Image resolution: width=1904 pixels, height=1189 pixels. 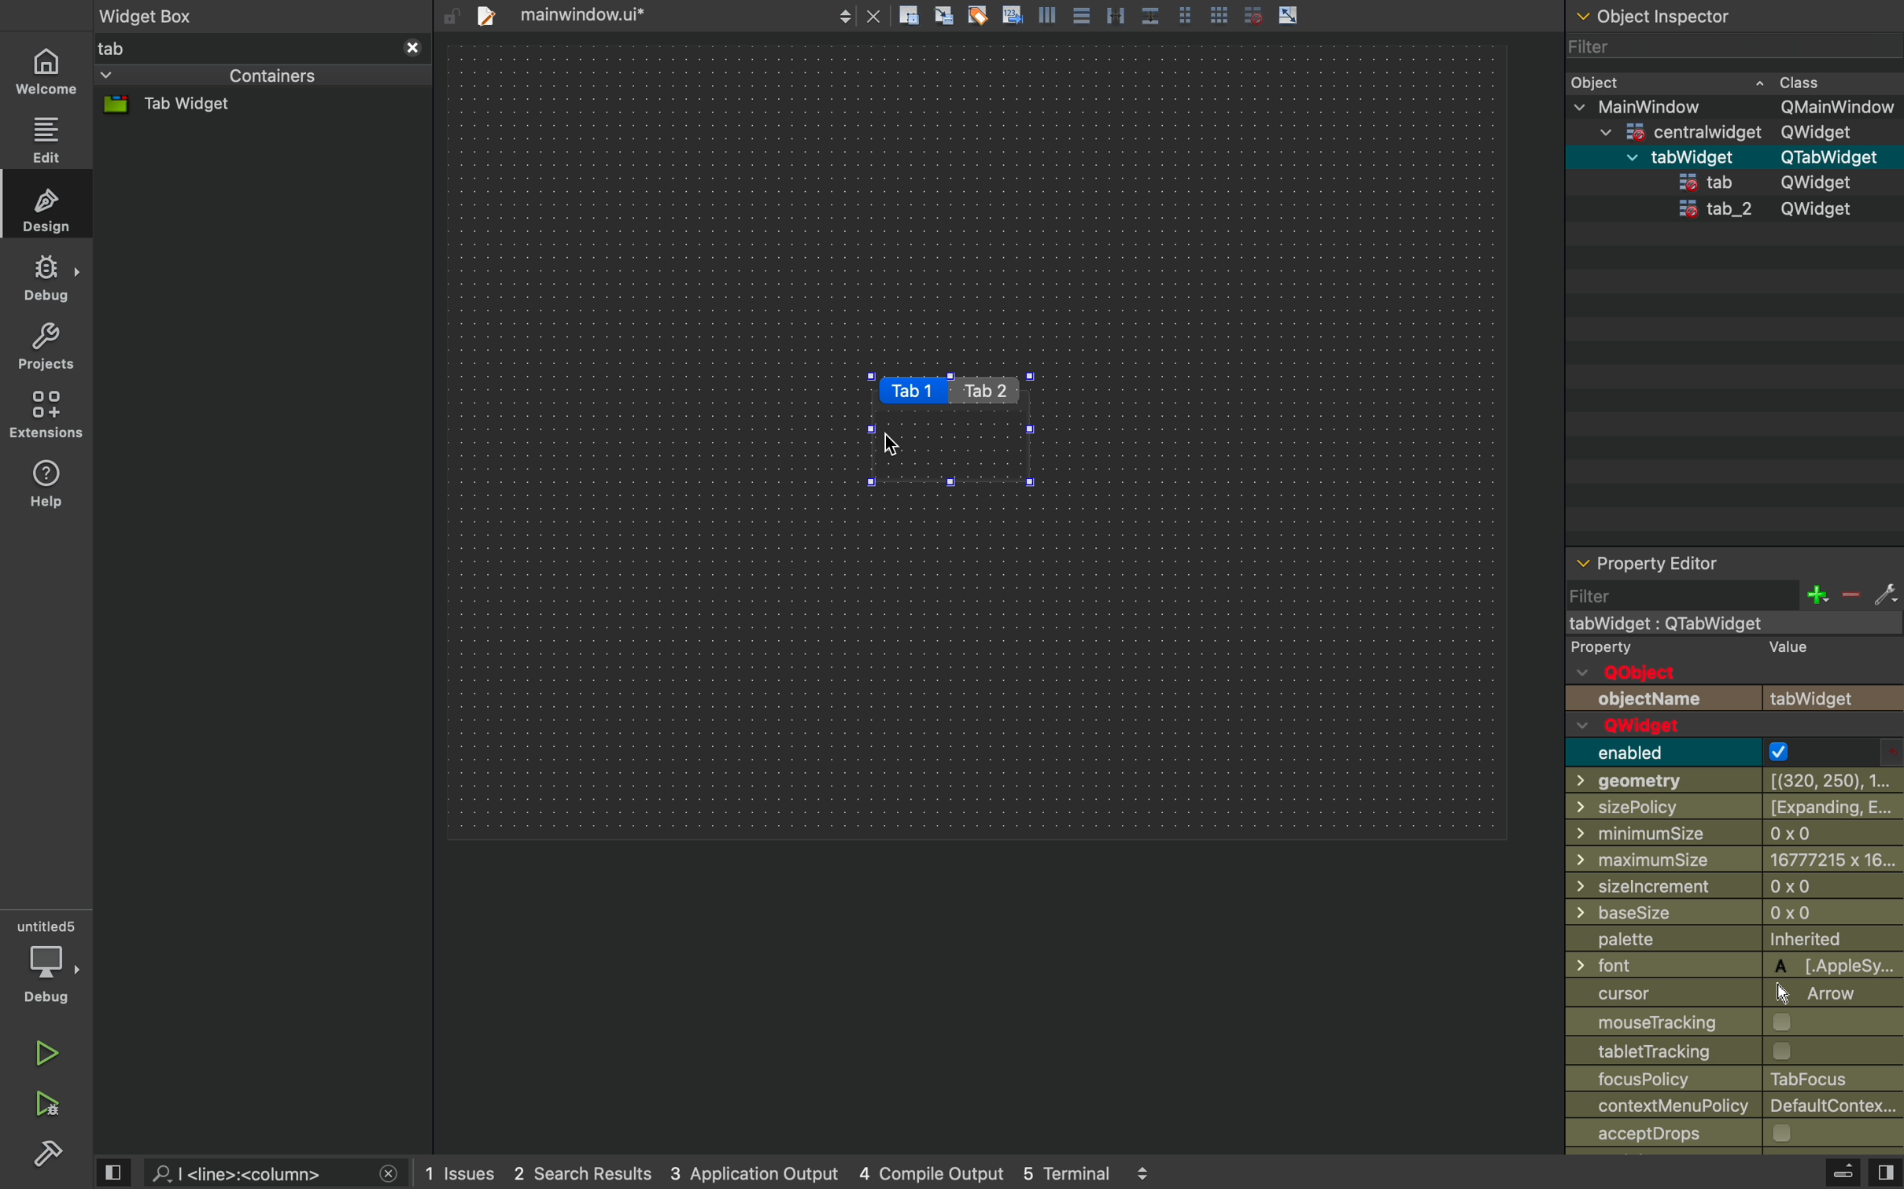 What do you see at coordinates (1047, 13) in the screenshot?
I see `align left` at bounding box center [1047, 13].